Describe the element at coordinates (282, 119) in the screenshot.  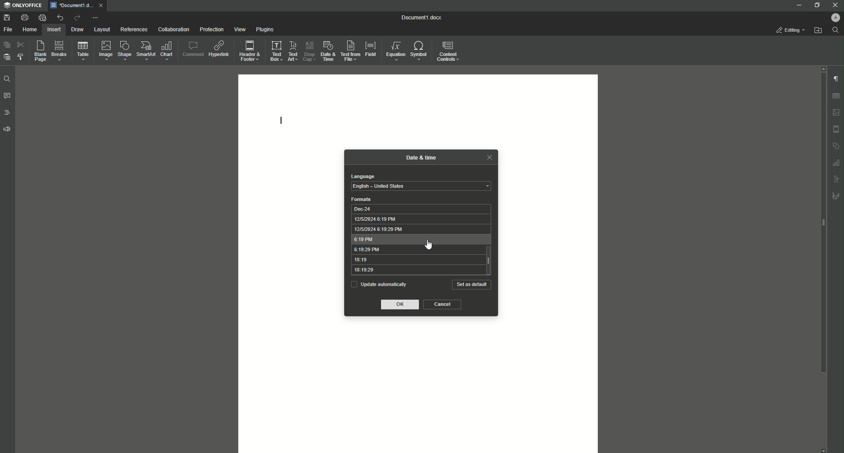
I see `Text Line` at that location.